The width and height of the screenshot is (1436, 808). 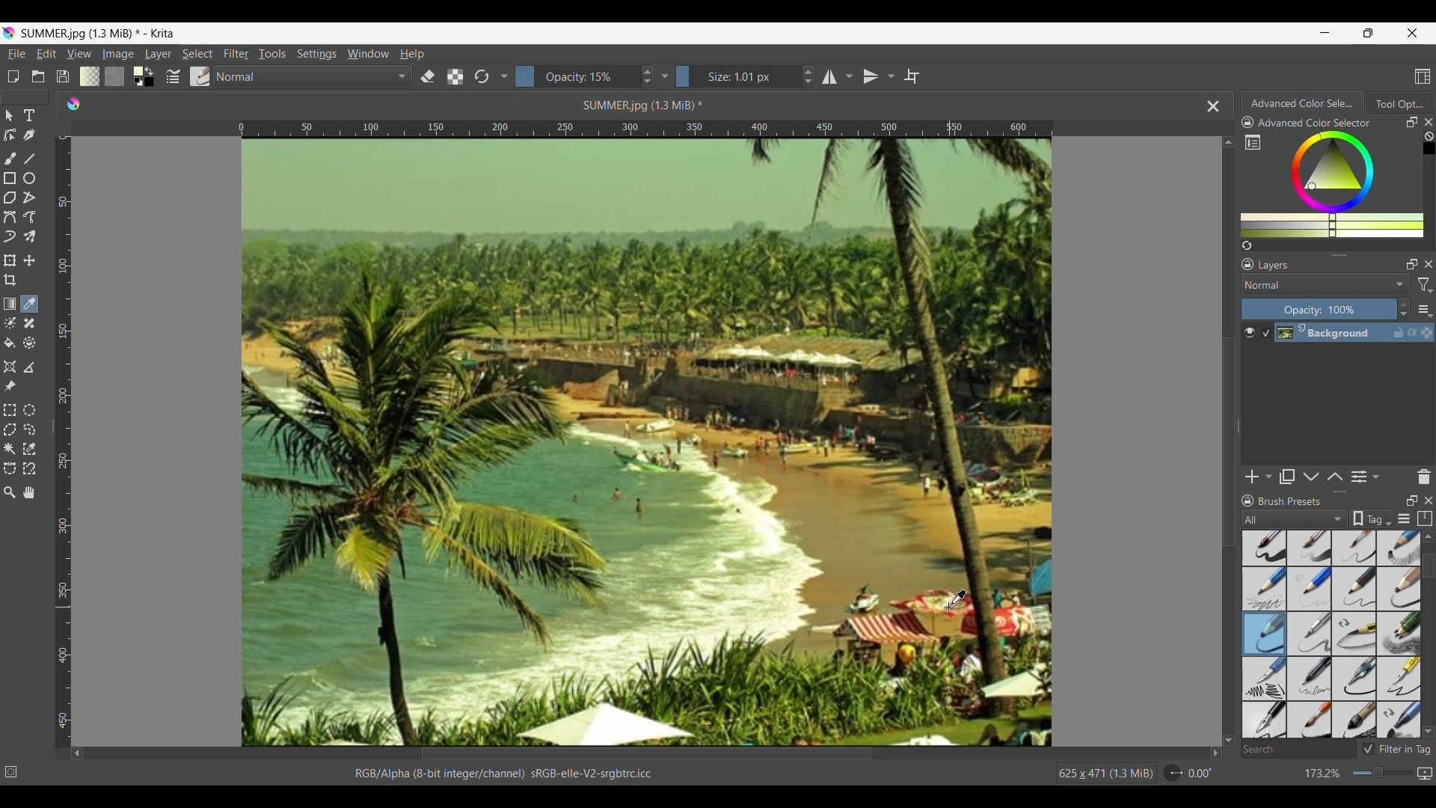 I want to click on Change height of panels attached to this line, so click(x=1340, y=492).